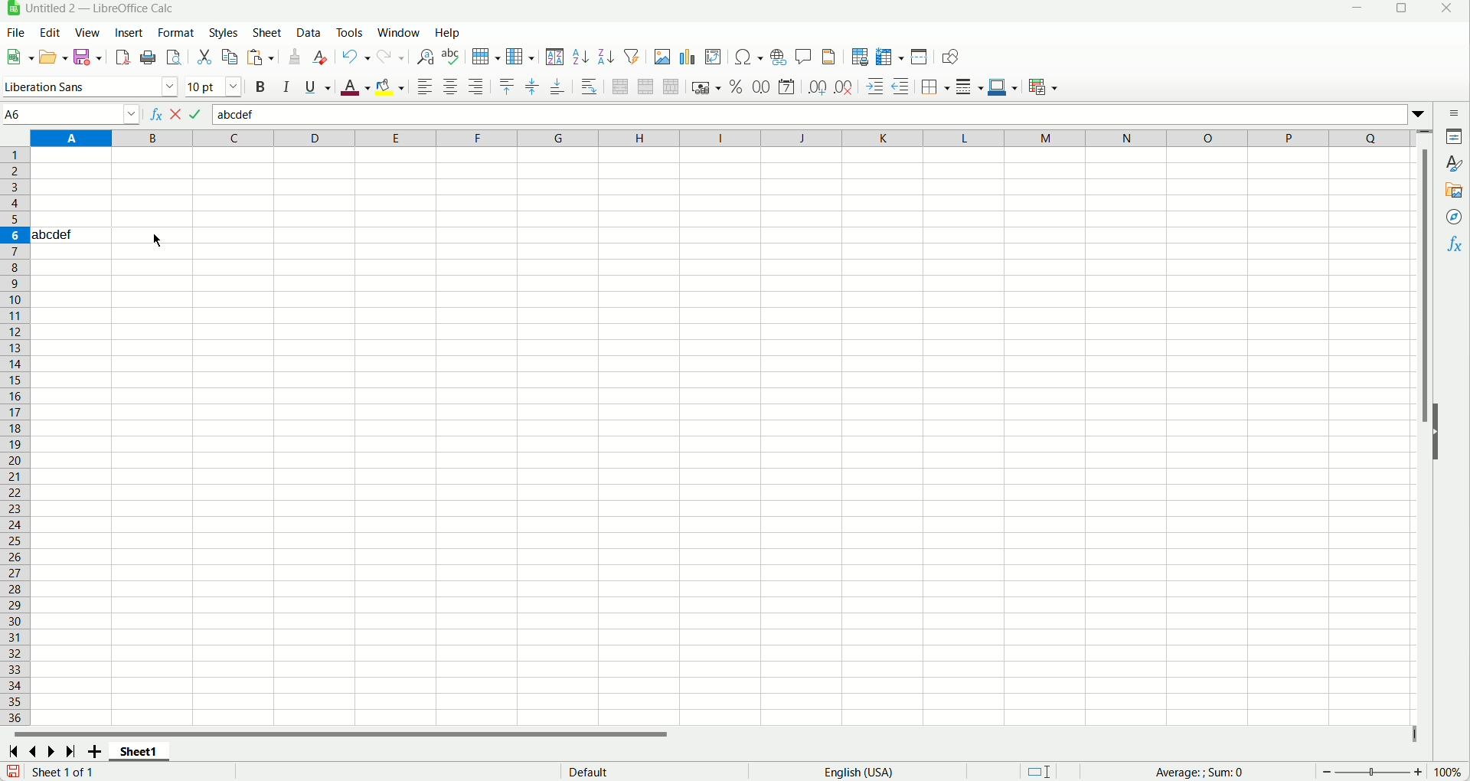  I want to click on function wizard, so click(153, 114).